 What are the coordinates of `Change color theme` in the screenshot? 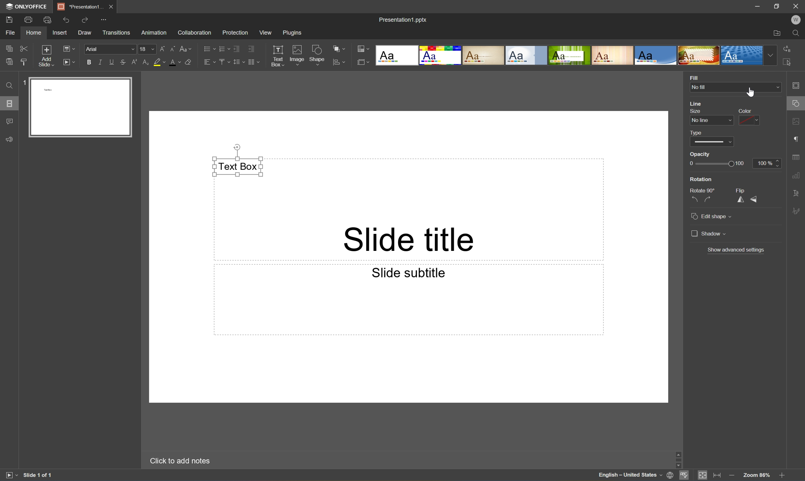 It's located at (362, 47).